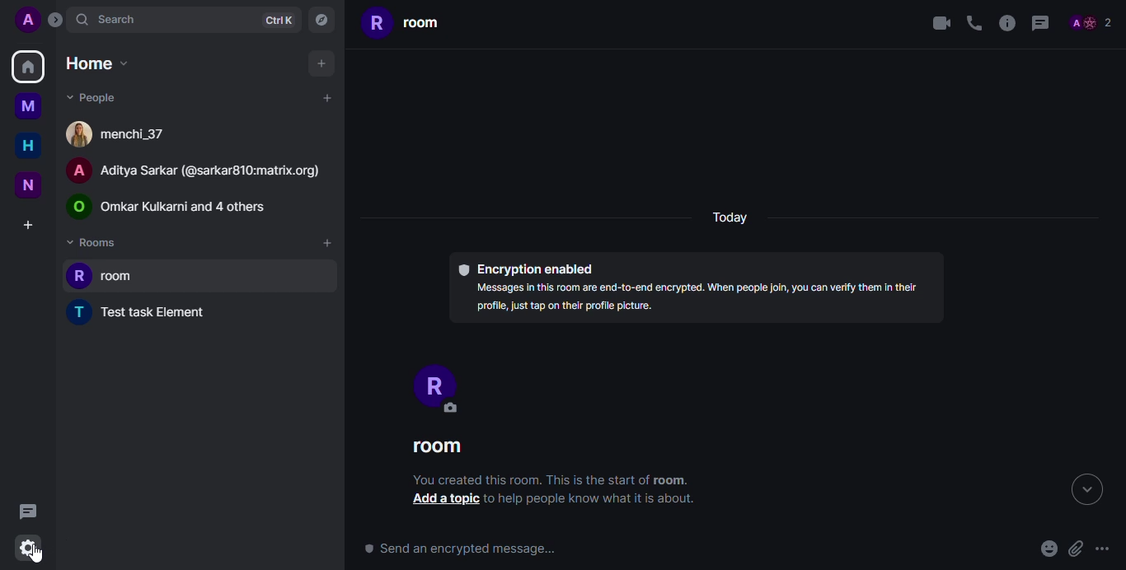 The width and height of the screenshot is (1126, 570). Describe the element at coordinates (1004, 24) in the screenshot. I see `info` at that location.